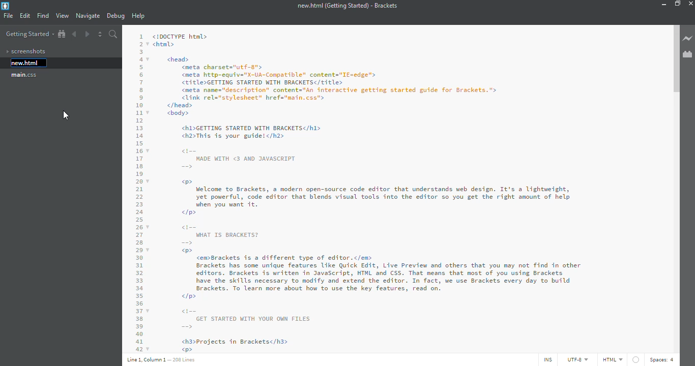 Image resolution: width=695 pixels, height=366 pixels. What do you see at coordinates (86, 33) in the screenshot?
I see `next` at bounding box center [86, 33].